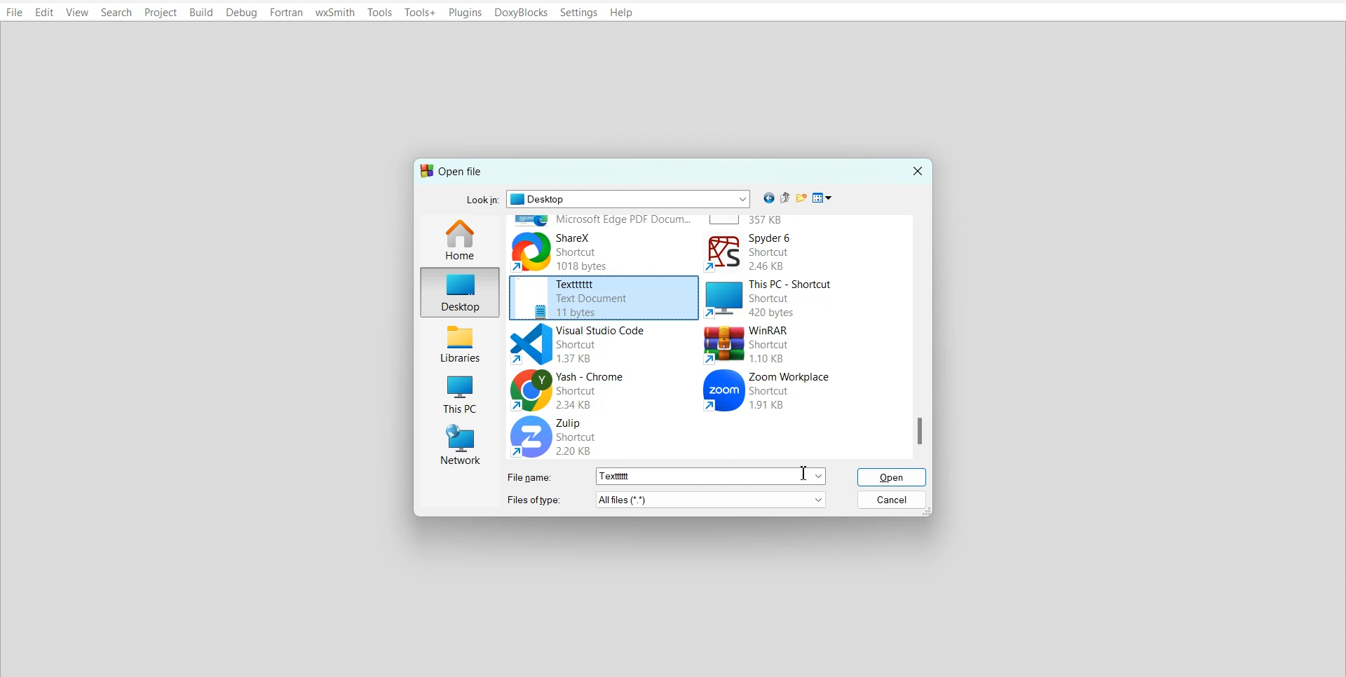 This screenshot has width=1346, height=677. Describe the element at coordinates (793, 390) in the screenshot. I see `Zoom` at that location.